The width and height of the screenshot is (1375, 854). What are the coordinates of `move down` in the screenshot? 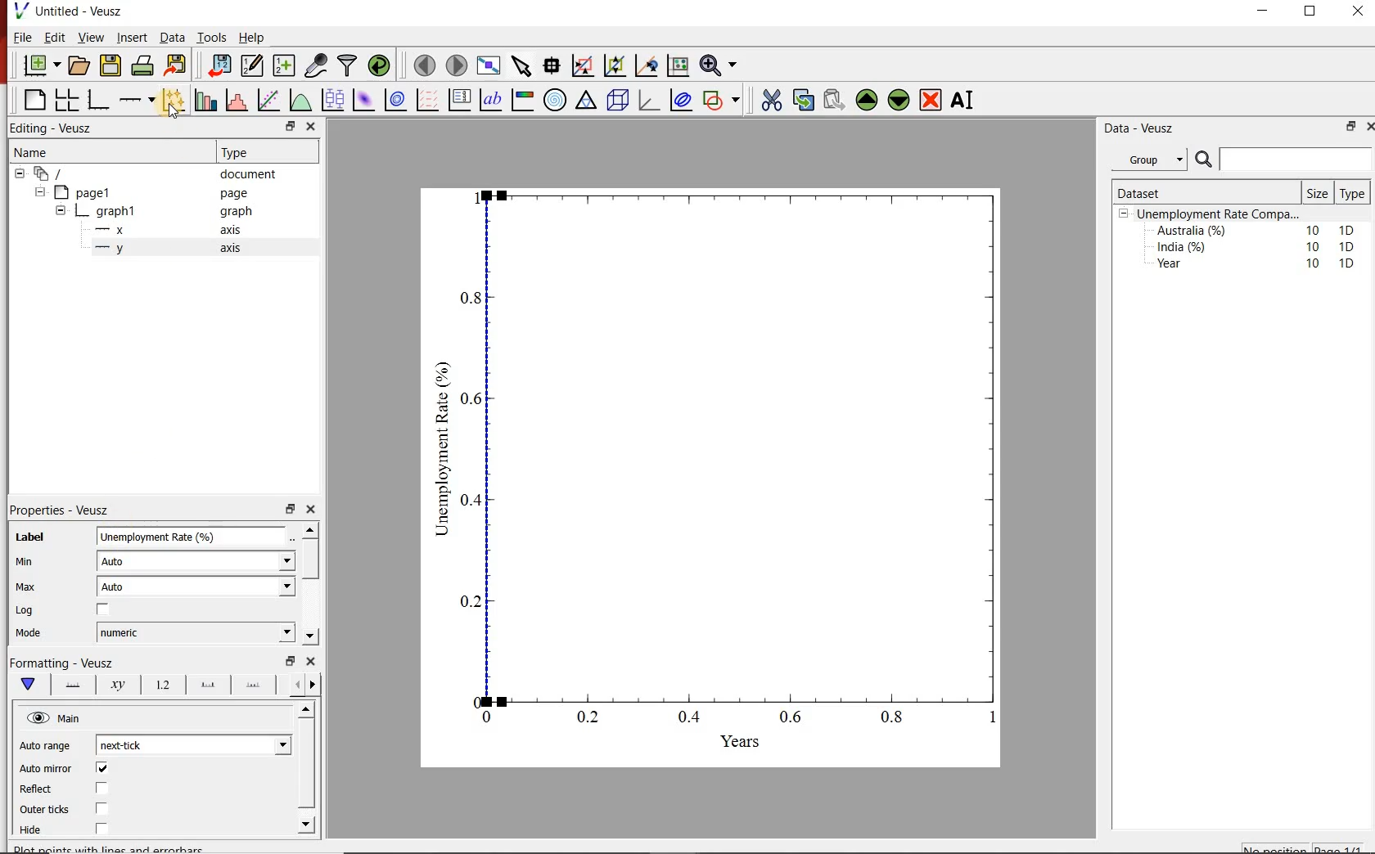 It's located at (309, 636).